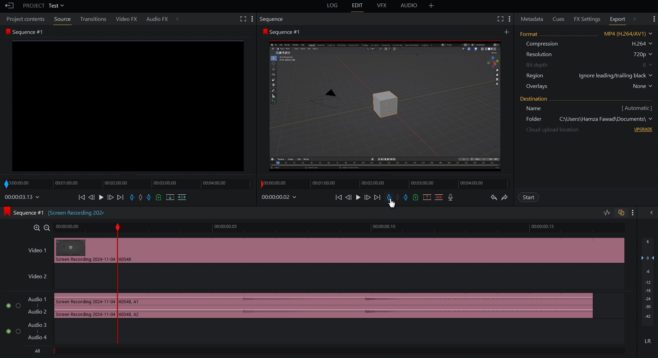 Image resolution: width=658 pixels, height=358 pixels. I want to click on FX Settings, so click(585, 18).